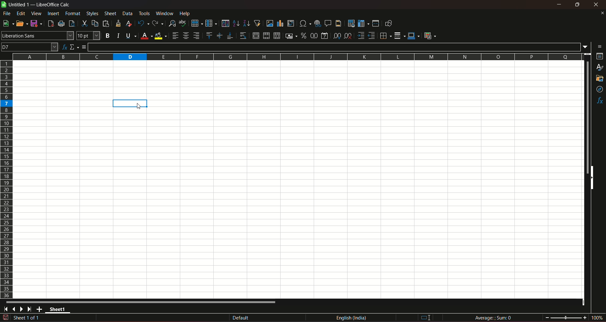 This screenshot has width=606, height=322. I want to click on undo, so click(143, 23).